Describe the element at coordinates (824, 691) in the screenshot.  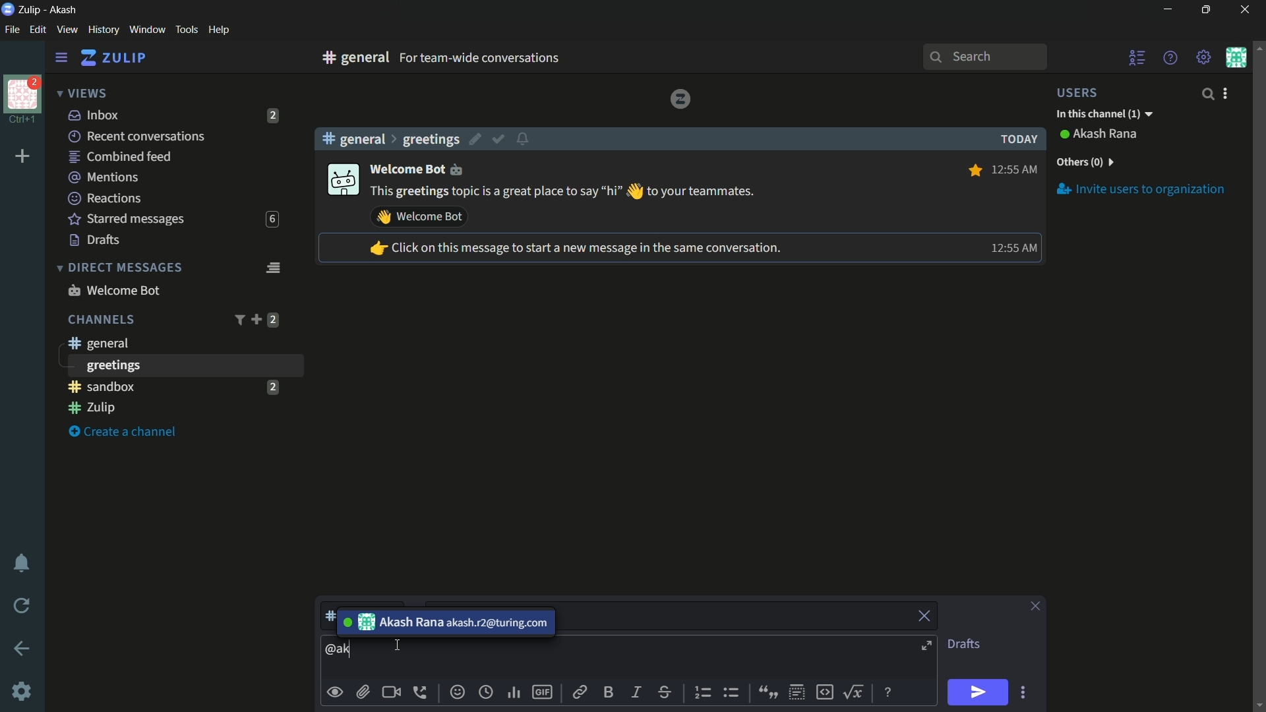
I see `code` at that location.